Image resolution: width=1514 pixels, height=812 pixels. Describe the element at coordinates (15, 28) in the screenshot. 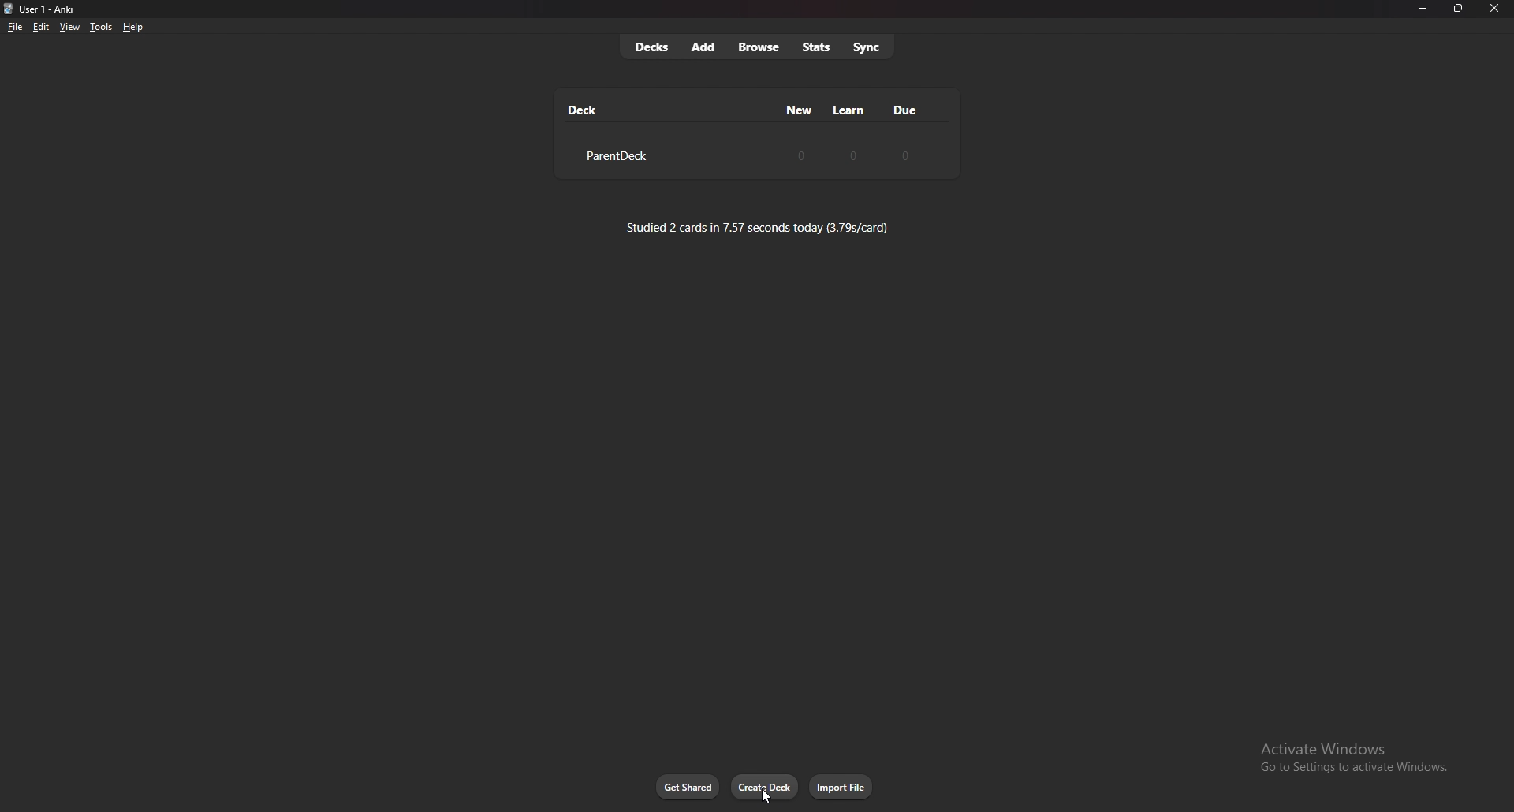

I see `file` at that location.